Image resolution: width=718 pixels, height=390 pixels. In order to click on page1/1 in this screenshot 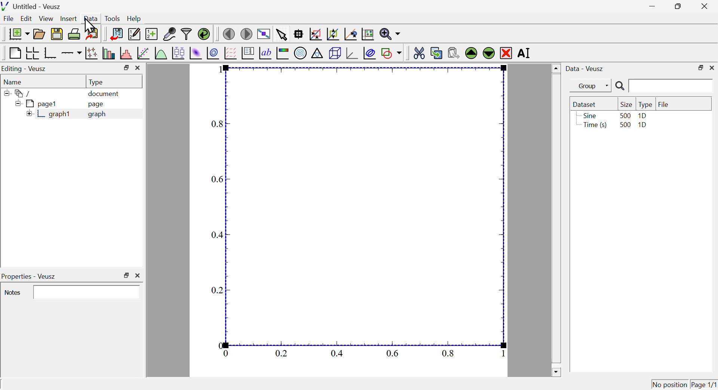, I will do `click(704, 383)`.